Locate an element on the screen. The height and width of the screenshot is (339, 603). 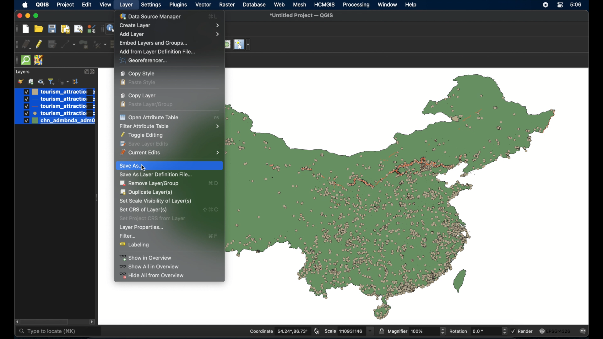
open layout manager is located at coordinates (79, 29).